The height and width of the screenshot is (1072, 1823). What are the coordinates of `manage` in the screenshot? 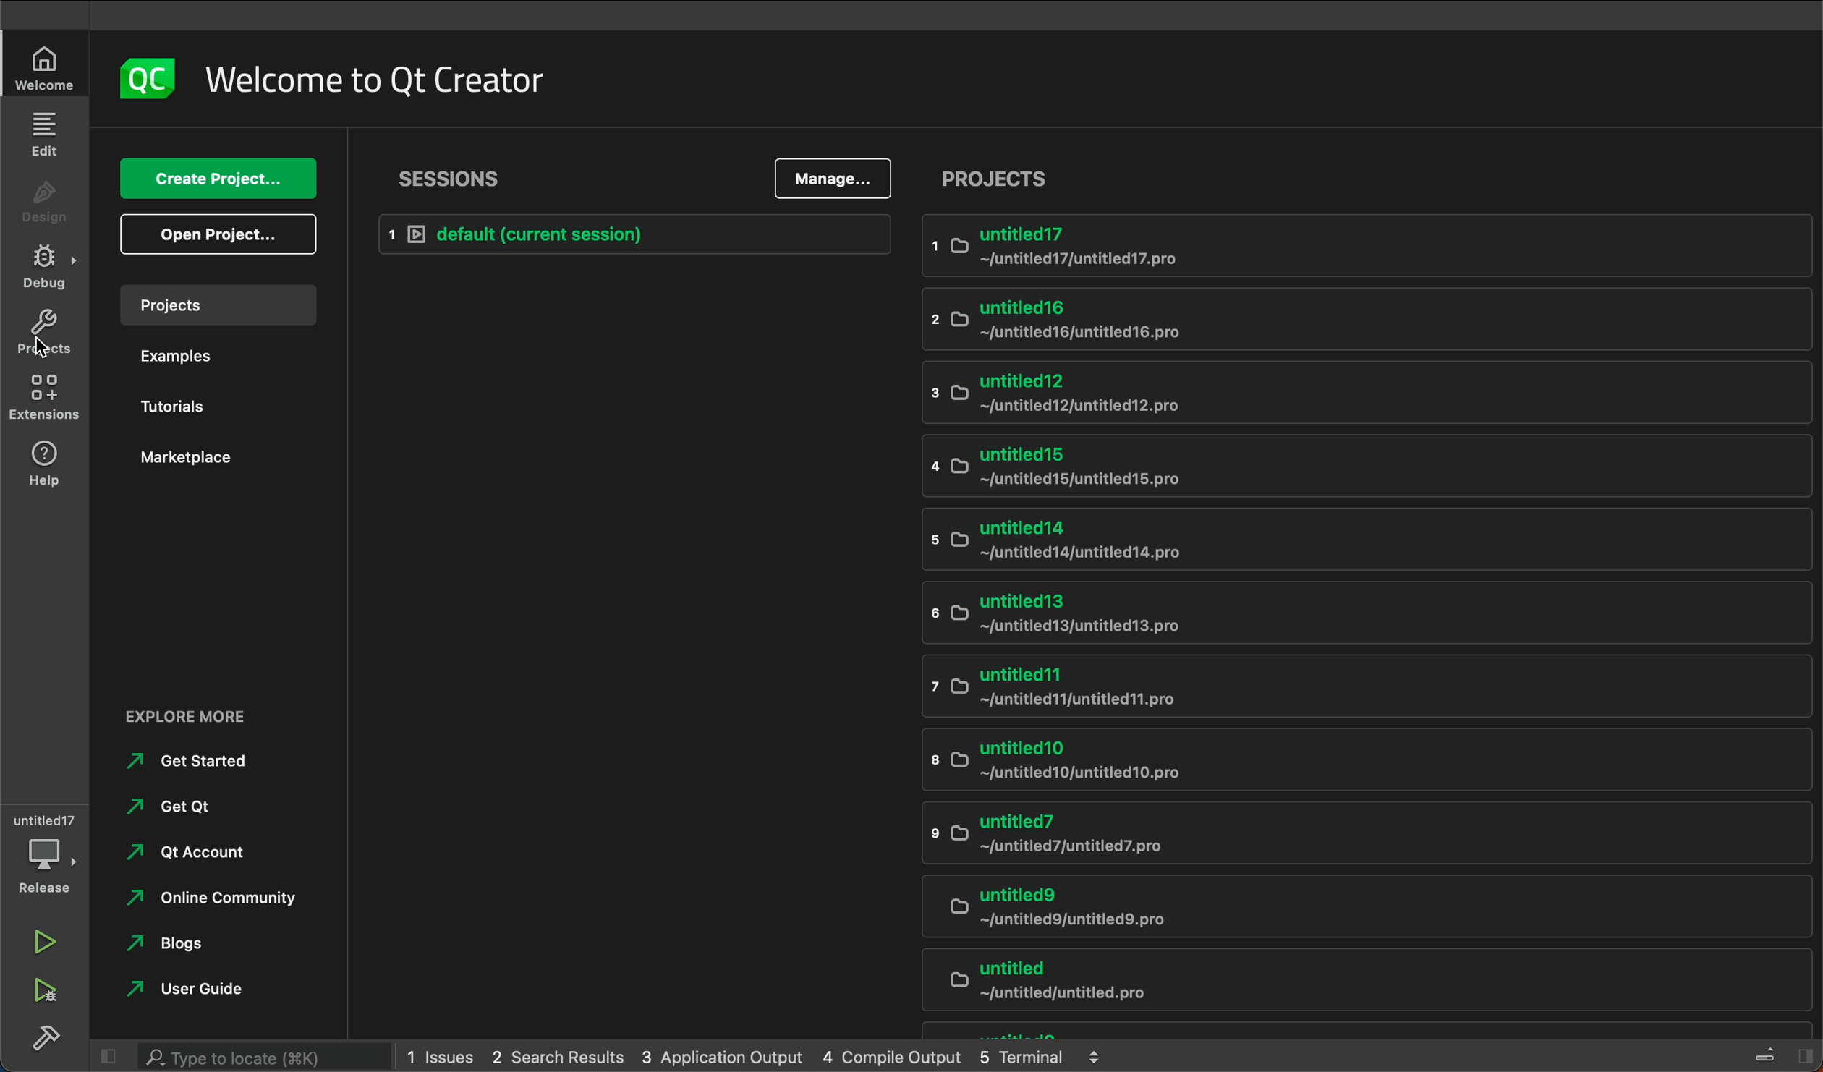 It's located at (833, 179).